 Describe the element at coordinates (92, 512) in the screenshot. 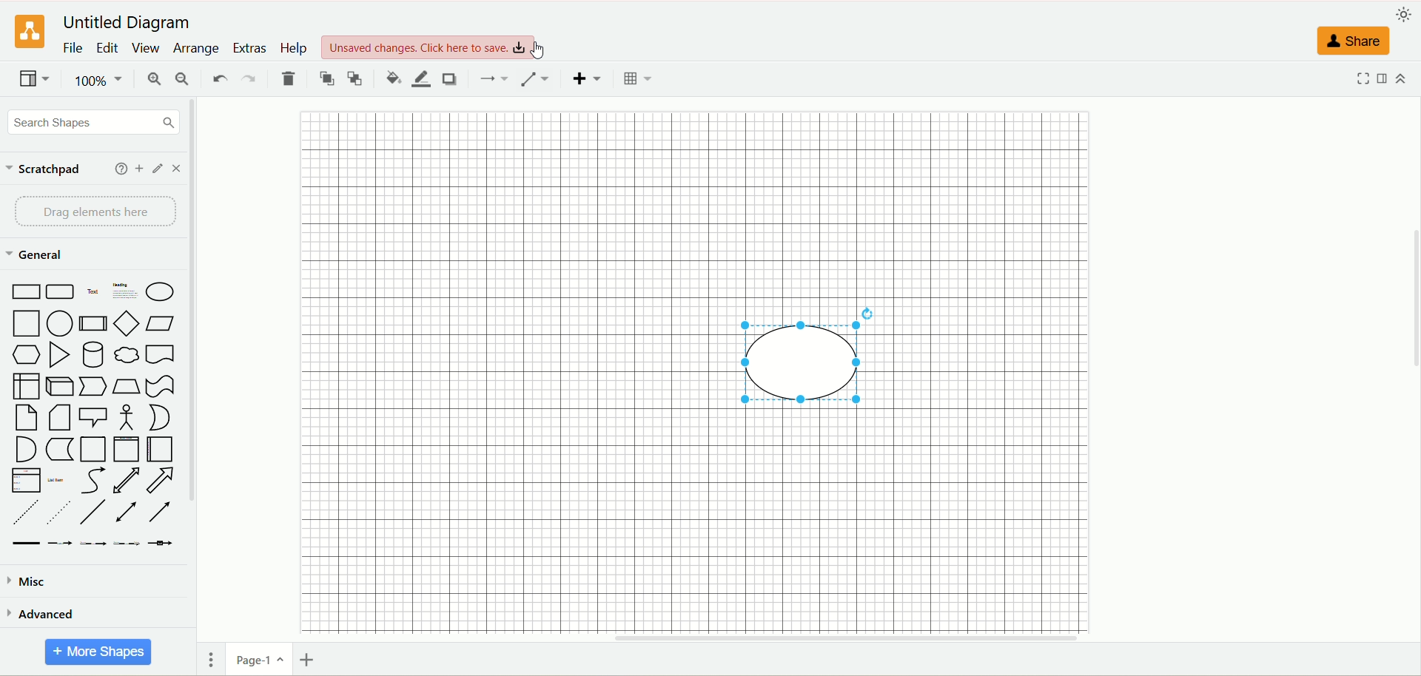

I see `line` at that location.